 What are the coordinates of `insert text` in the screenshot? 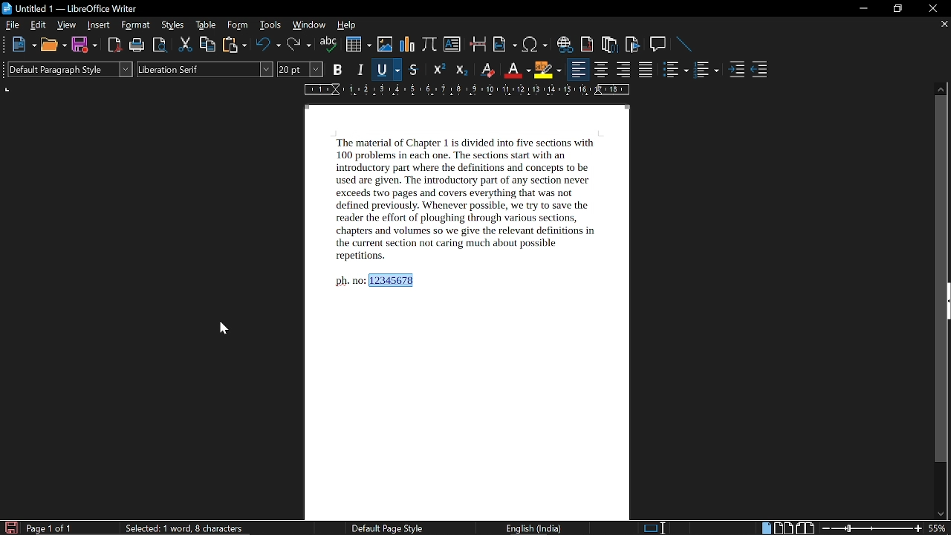 It's located at (453, 44).